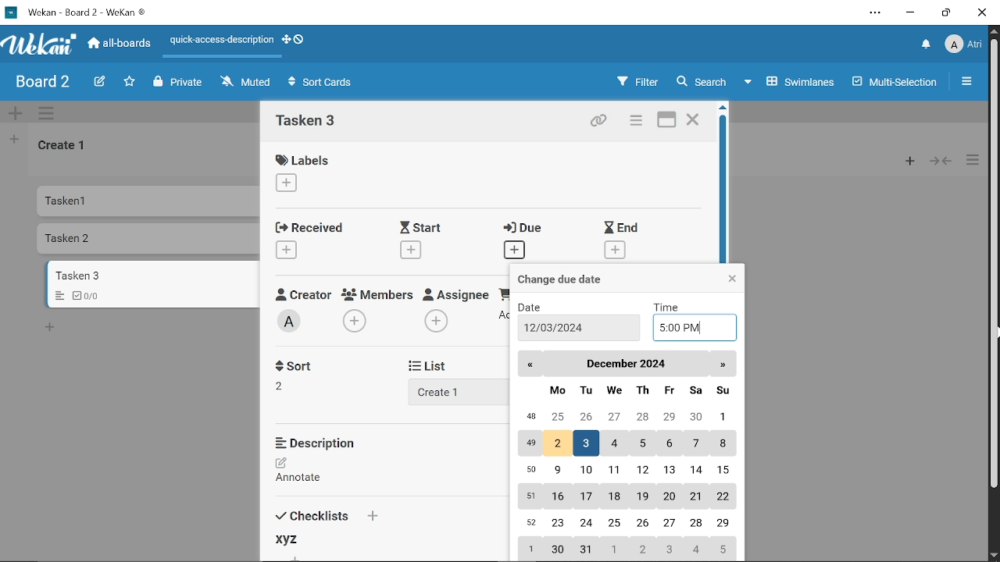 This screenshot has width=1000, height=562. What do you see at coordinates (150, 201) in the screenshot?
I see `Card titled " Tasken 1"` at bounding box center [150, 201].